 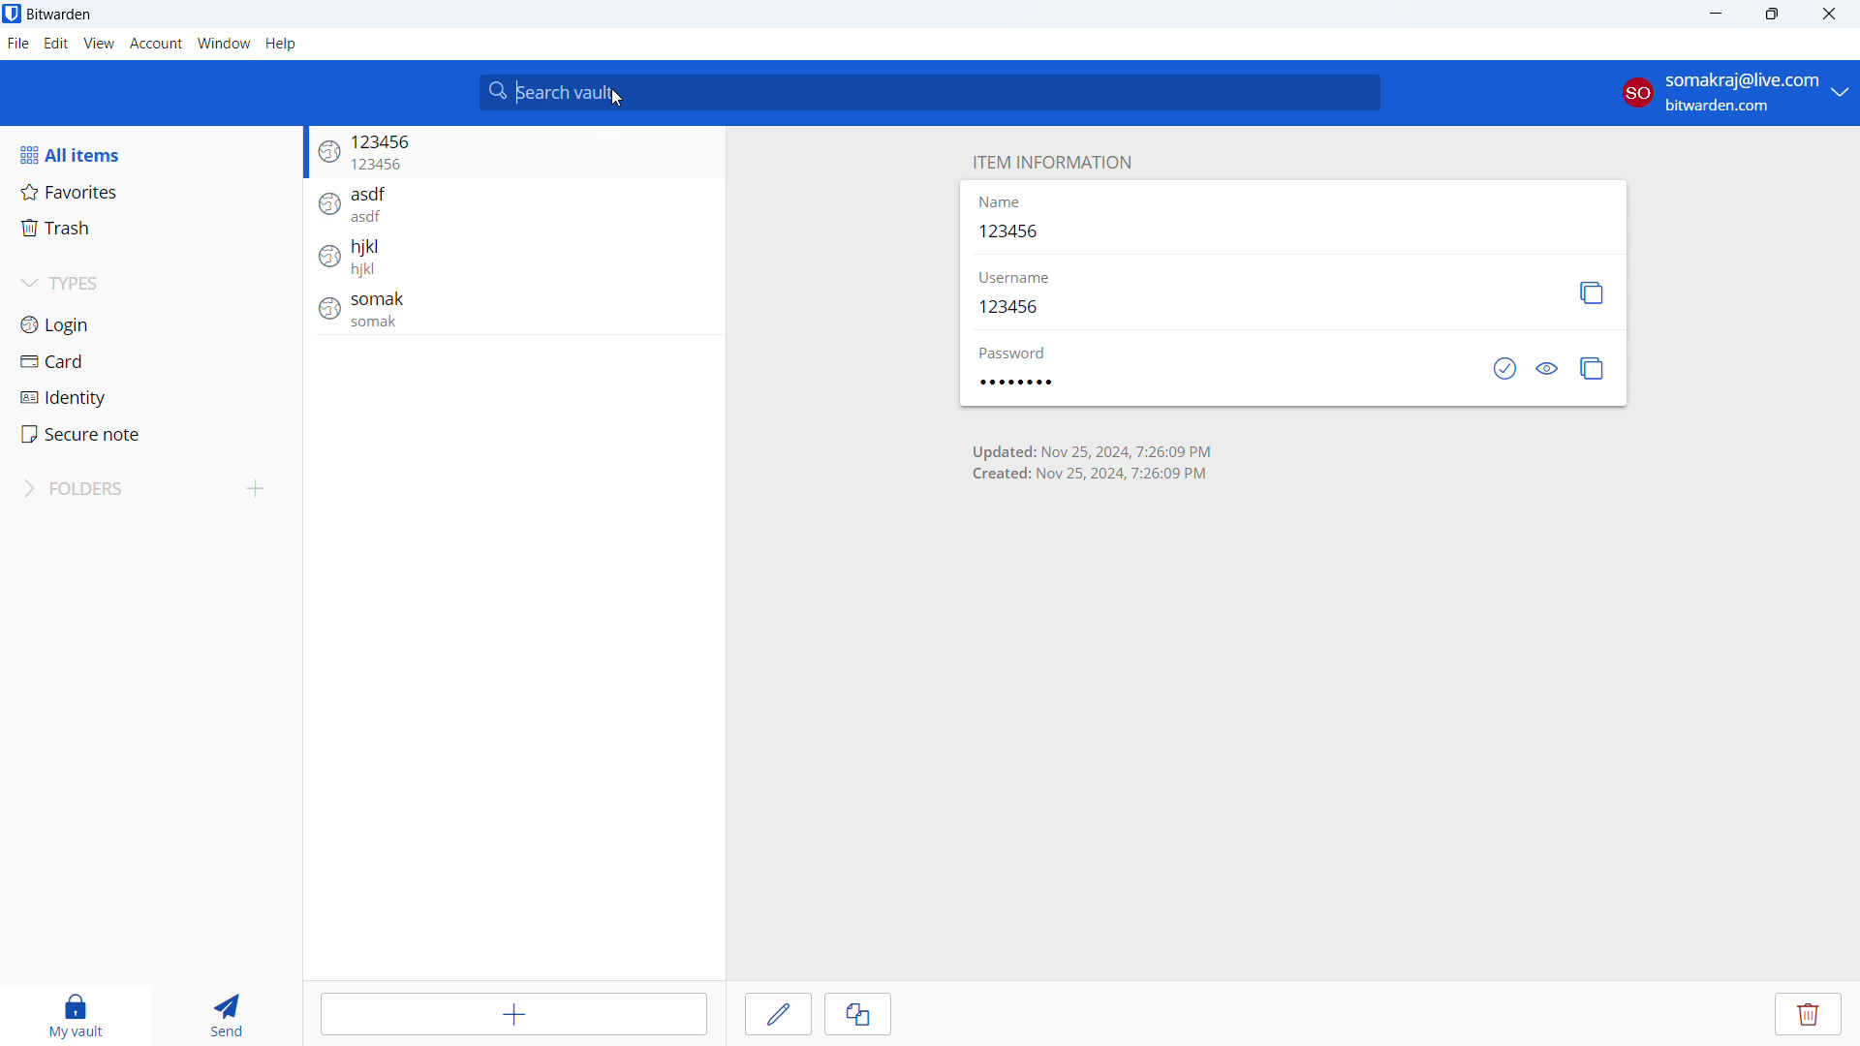 What do you see at coordinates (146, 229) in the screenshot?
I see `trash` at bounding box center [146, 229].